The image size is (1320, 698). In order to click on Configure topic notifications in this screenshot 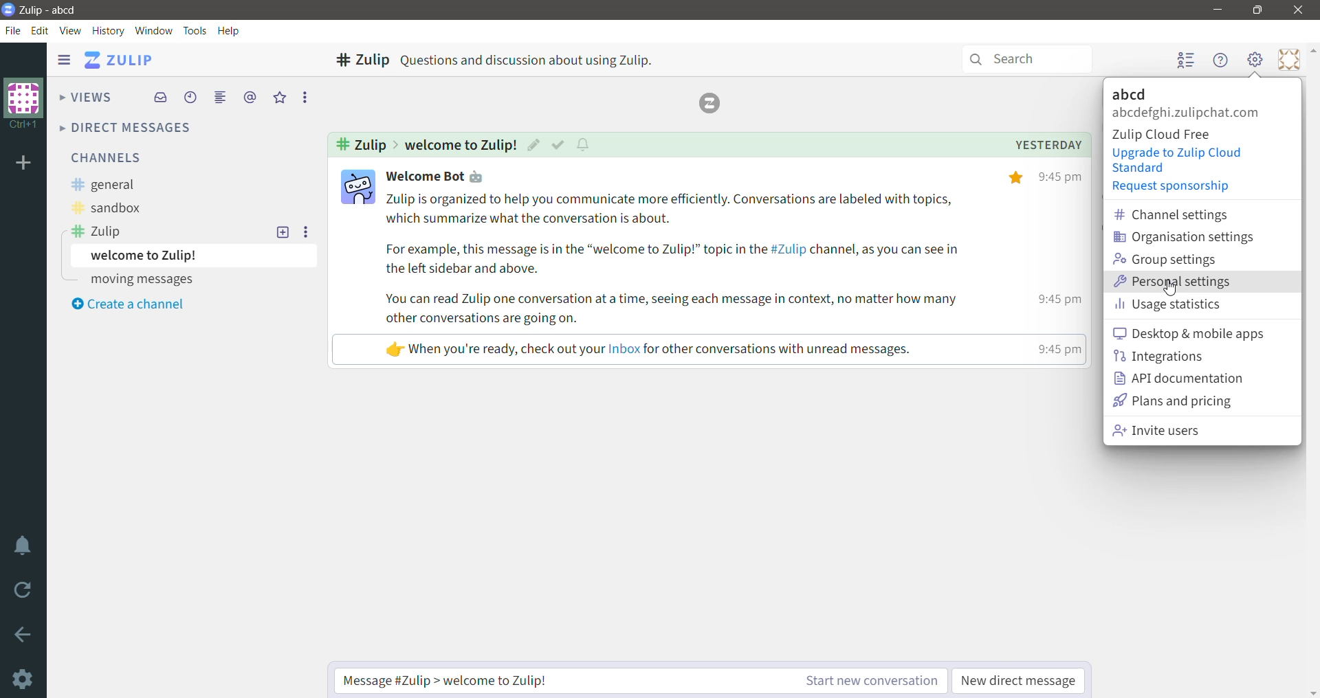, I will do `click(584, 145)`.